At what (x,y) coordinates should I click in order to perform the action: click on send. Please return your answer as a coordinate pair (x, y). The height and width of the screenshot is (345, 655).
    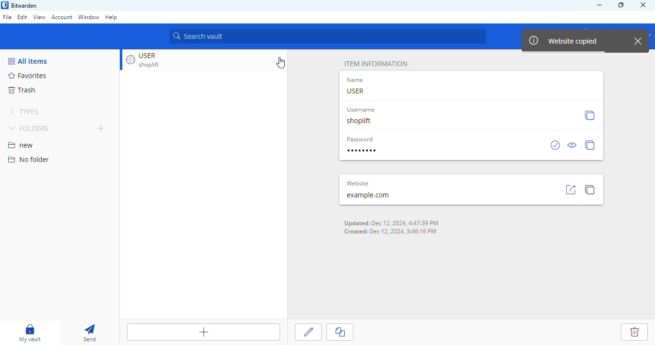
    Looking at the image, I should click on (90, 333).